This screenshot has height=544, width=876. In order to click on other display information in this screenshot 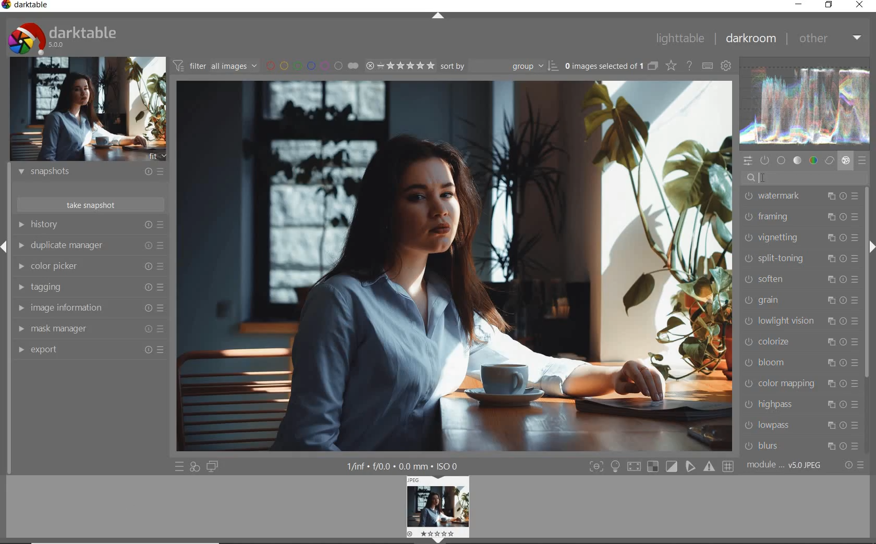, I will do `click(403, 466)`.